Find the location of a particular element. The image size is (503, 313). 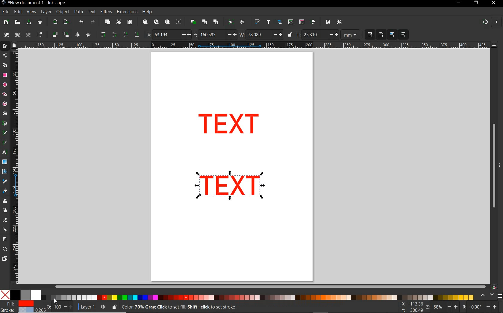

zoom selection is located at coordinates (145, 22).